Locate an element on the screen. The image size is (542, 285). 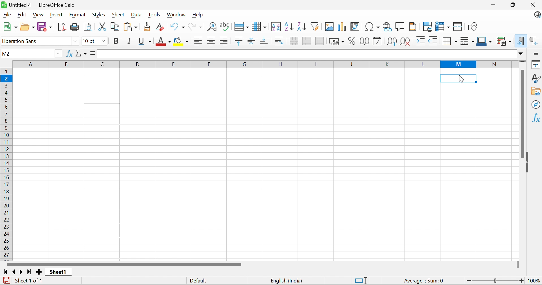
Slider is located at coordinates (496, 281).